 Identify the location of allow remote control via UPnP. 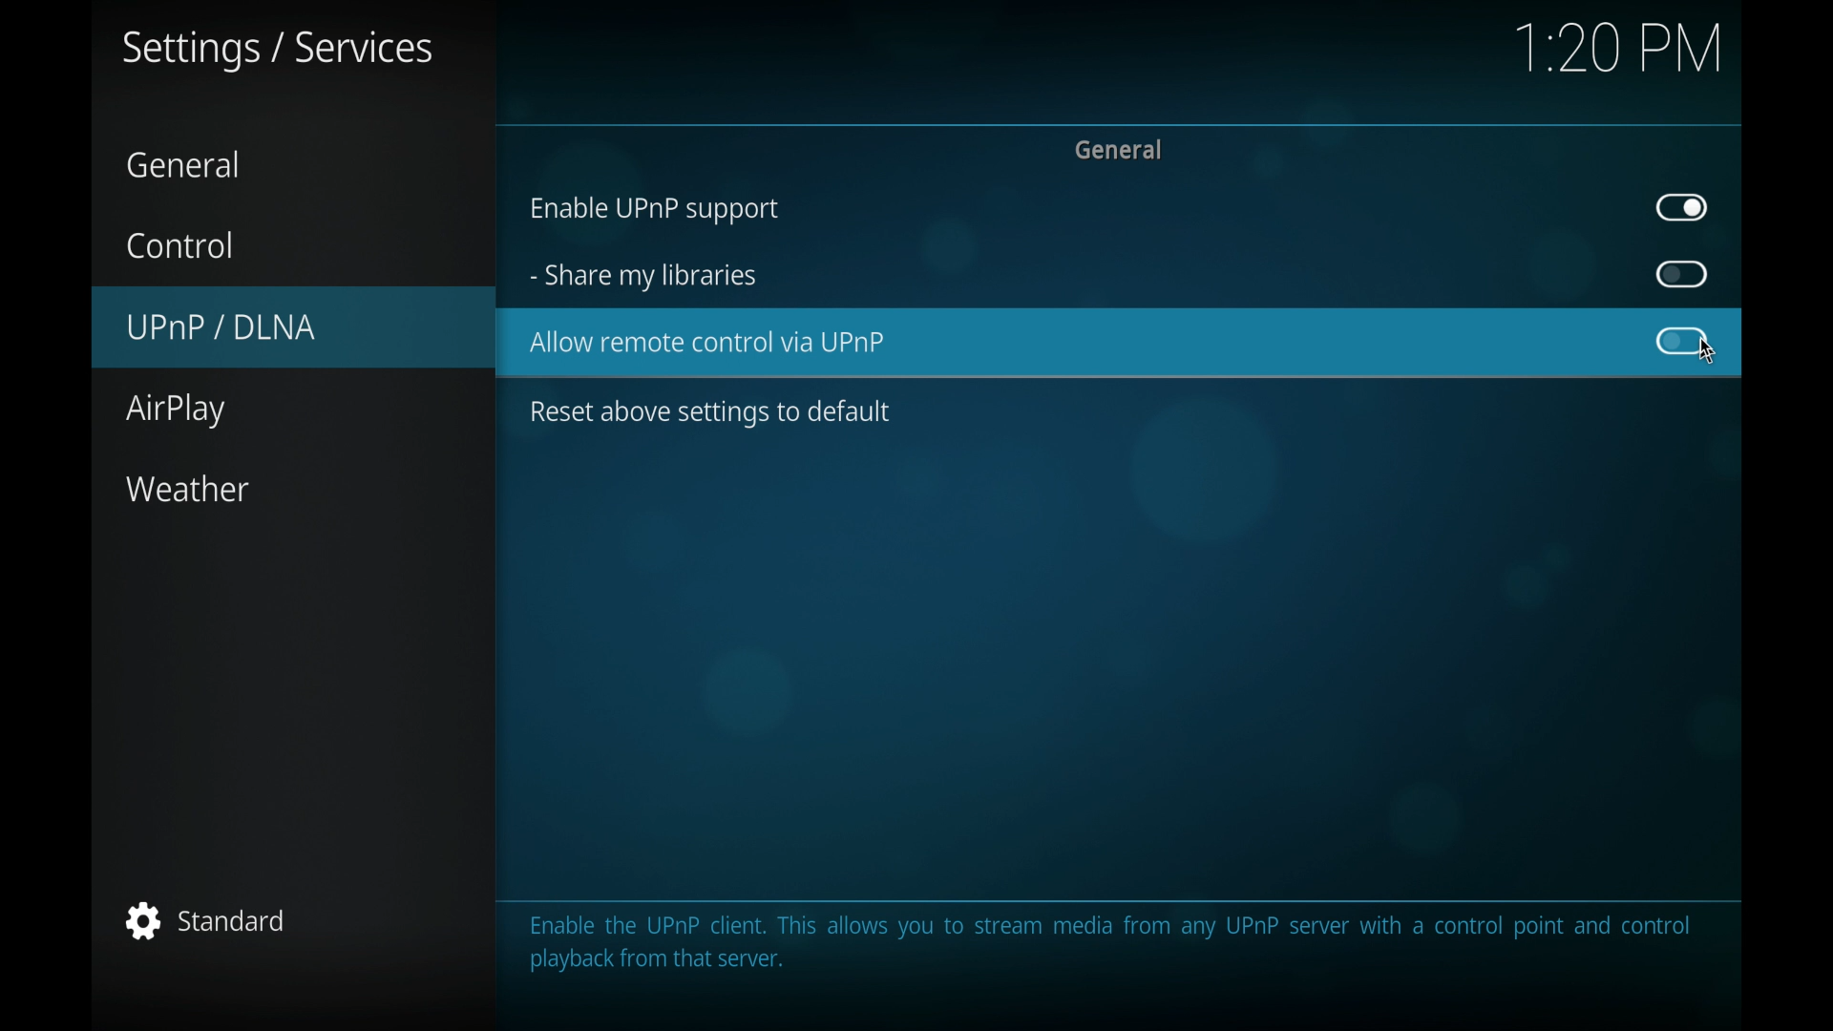
(709, 343).